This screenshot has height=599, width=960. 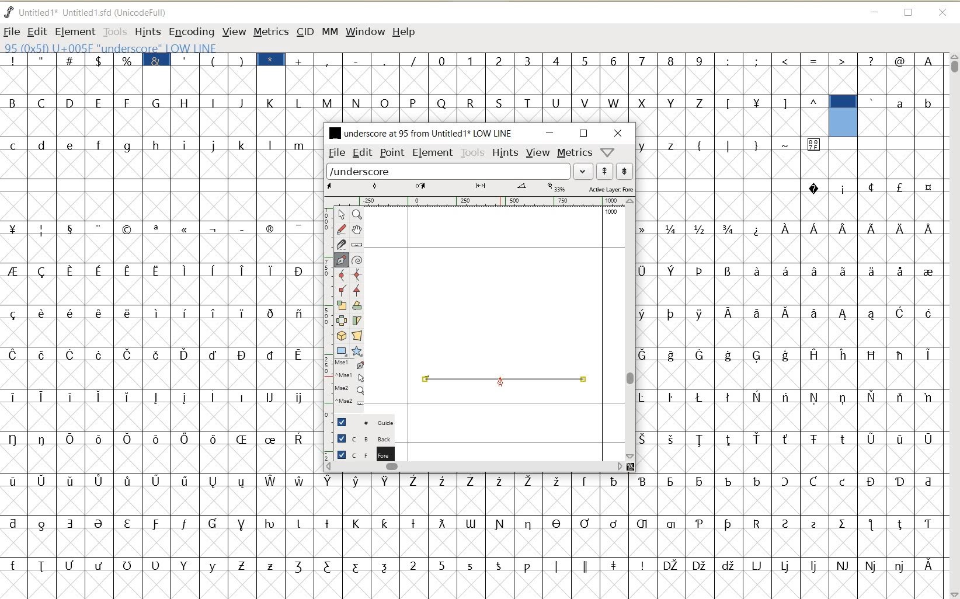 I want to click on SCROLLBAR, so click(x=474, y=466).